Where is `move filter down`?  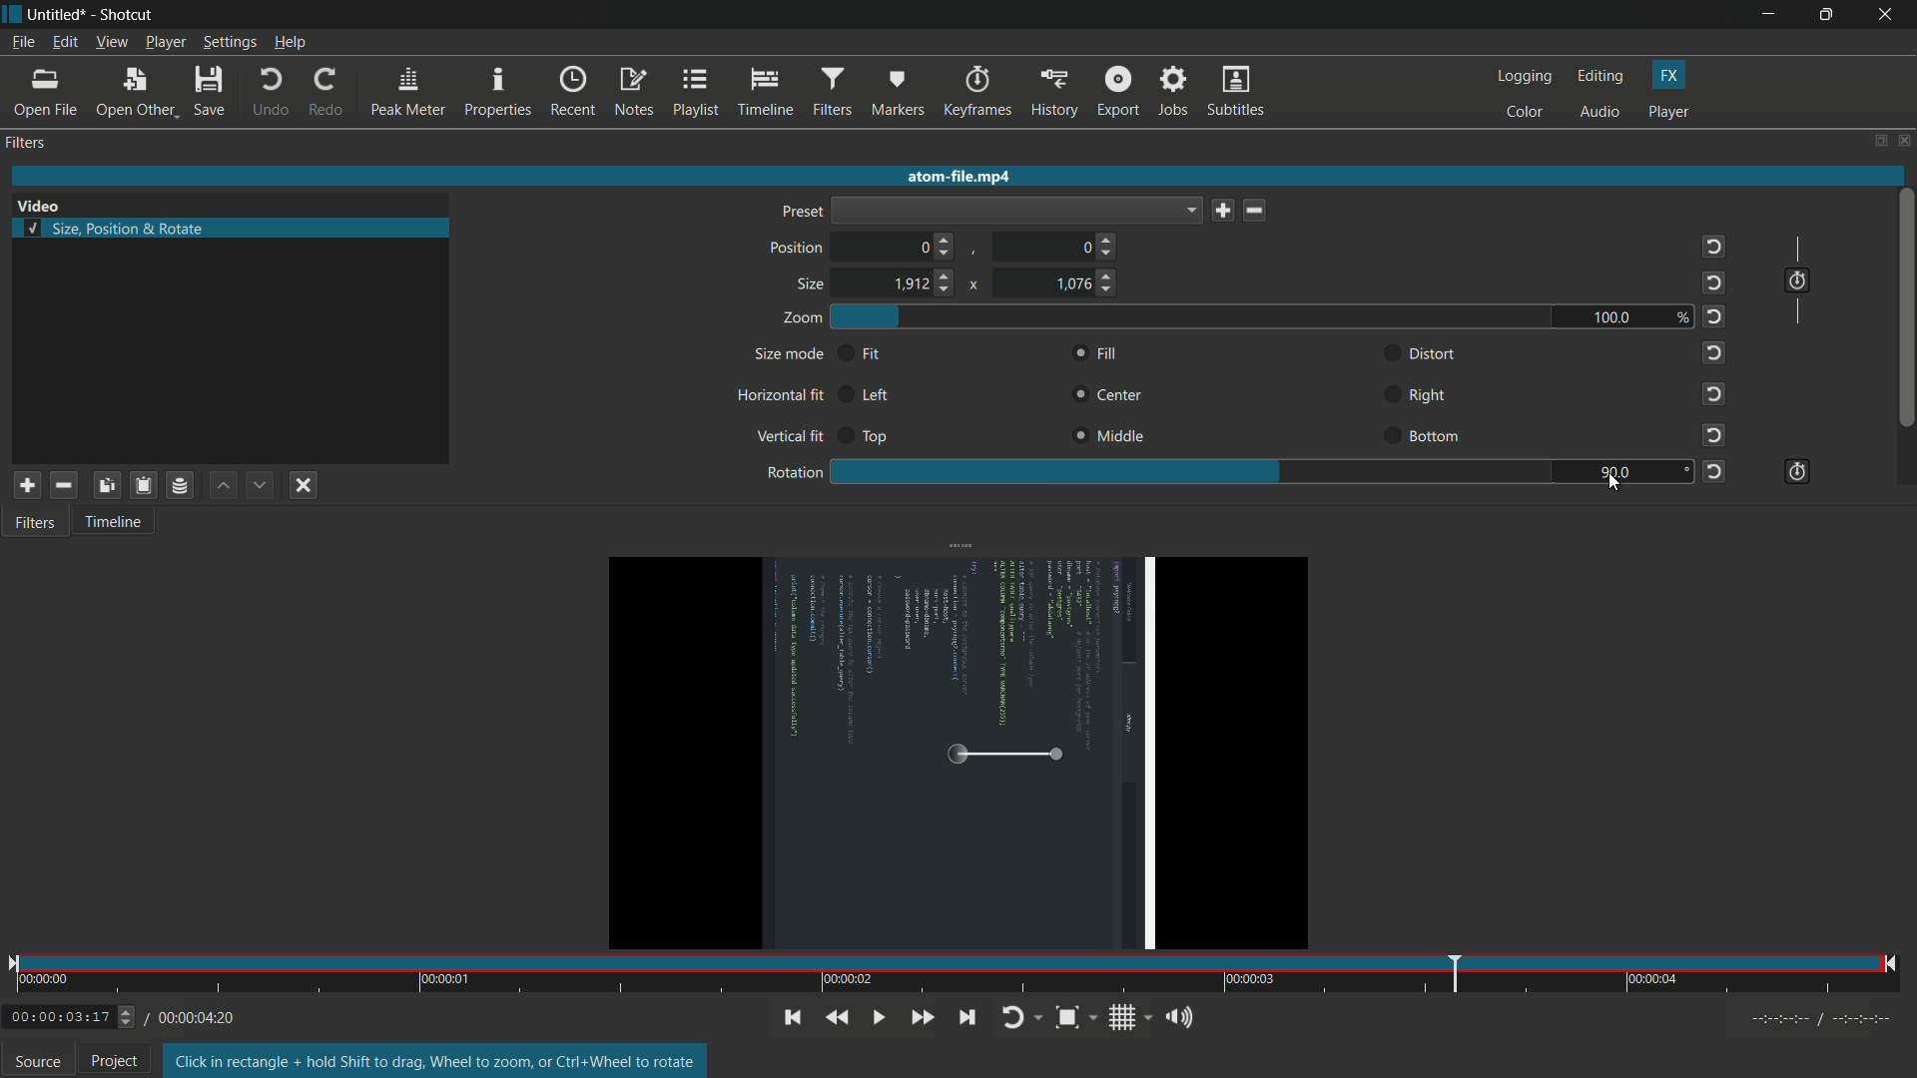
move filter down is located at coordinates (261, 485).